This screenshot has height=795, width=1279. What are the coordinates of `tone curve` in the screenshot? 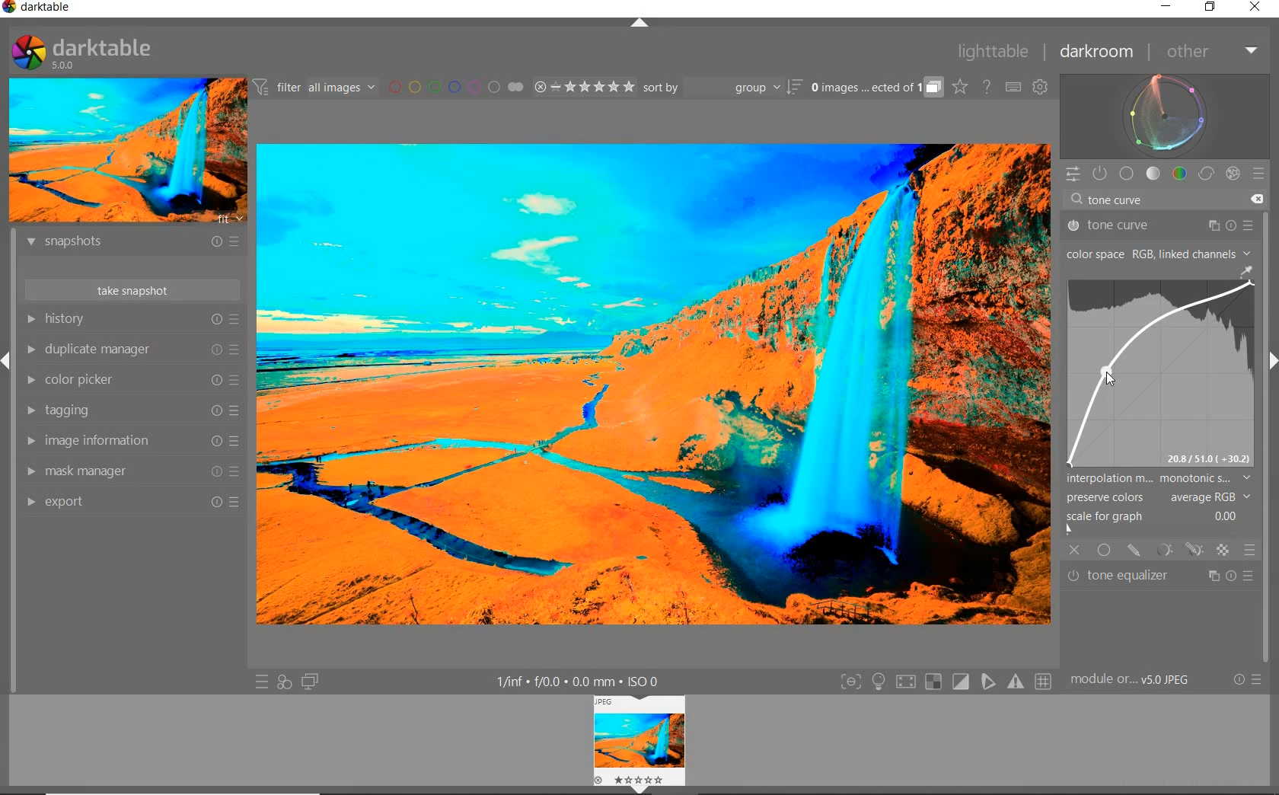 It's located at (1158, 225).